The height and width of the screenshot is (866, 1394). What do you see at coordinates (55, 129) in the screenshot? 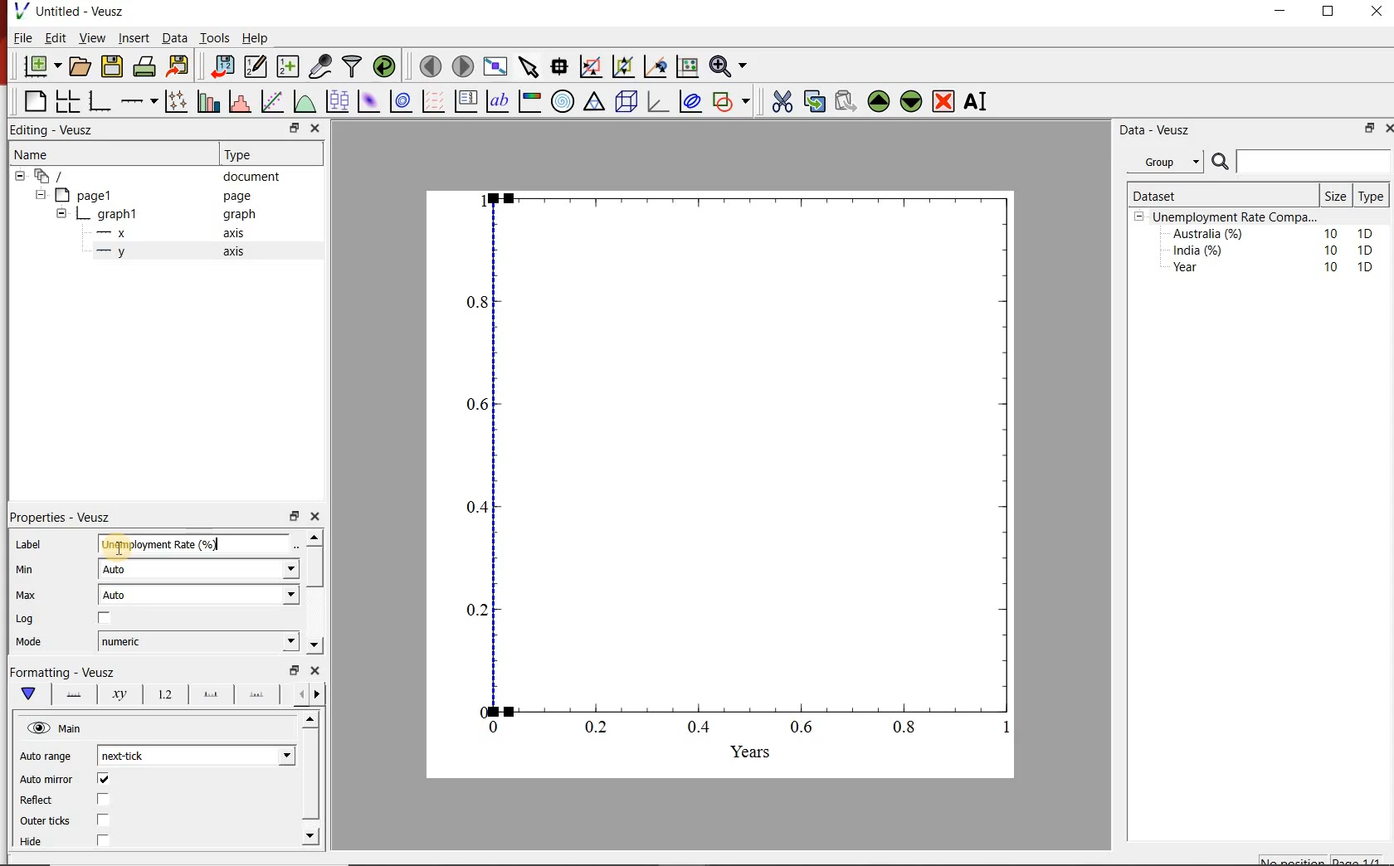
I see `Editing - Veusz` at bounding box center [55, 129].